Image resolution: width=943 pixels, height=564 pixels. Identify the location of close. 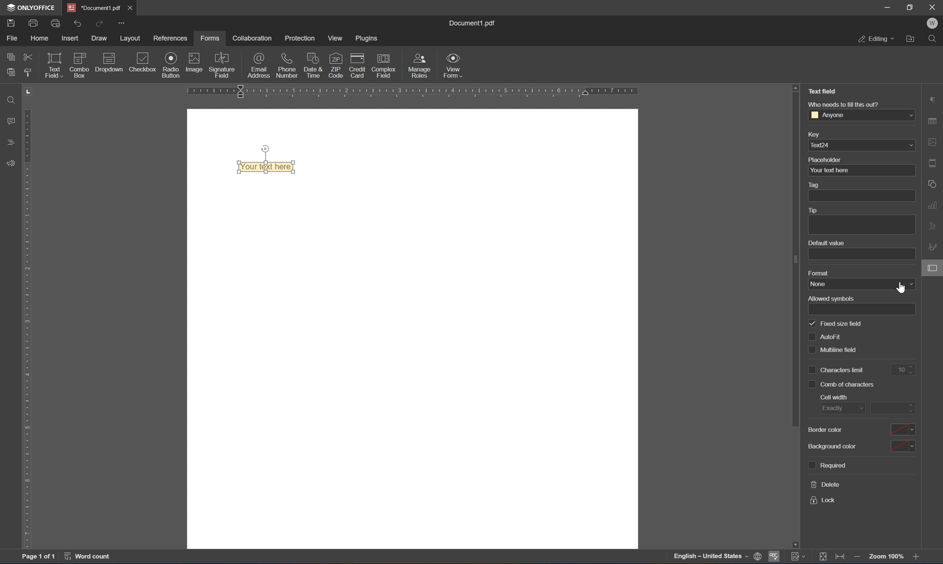
(129, 8).